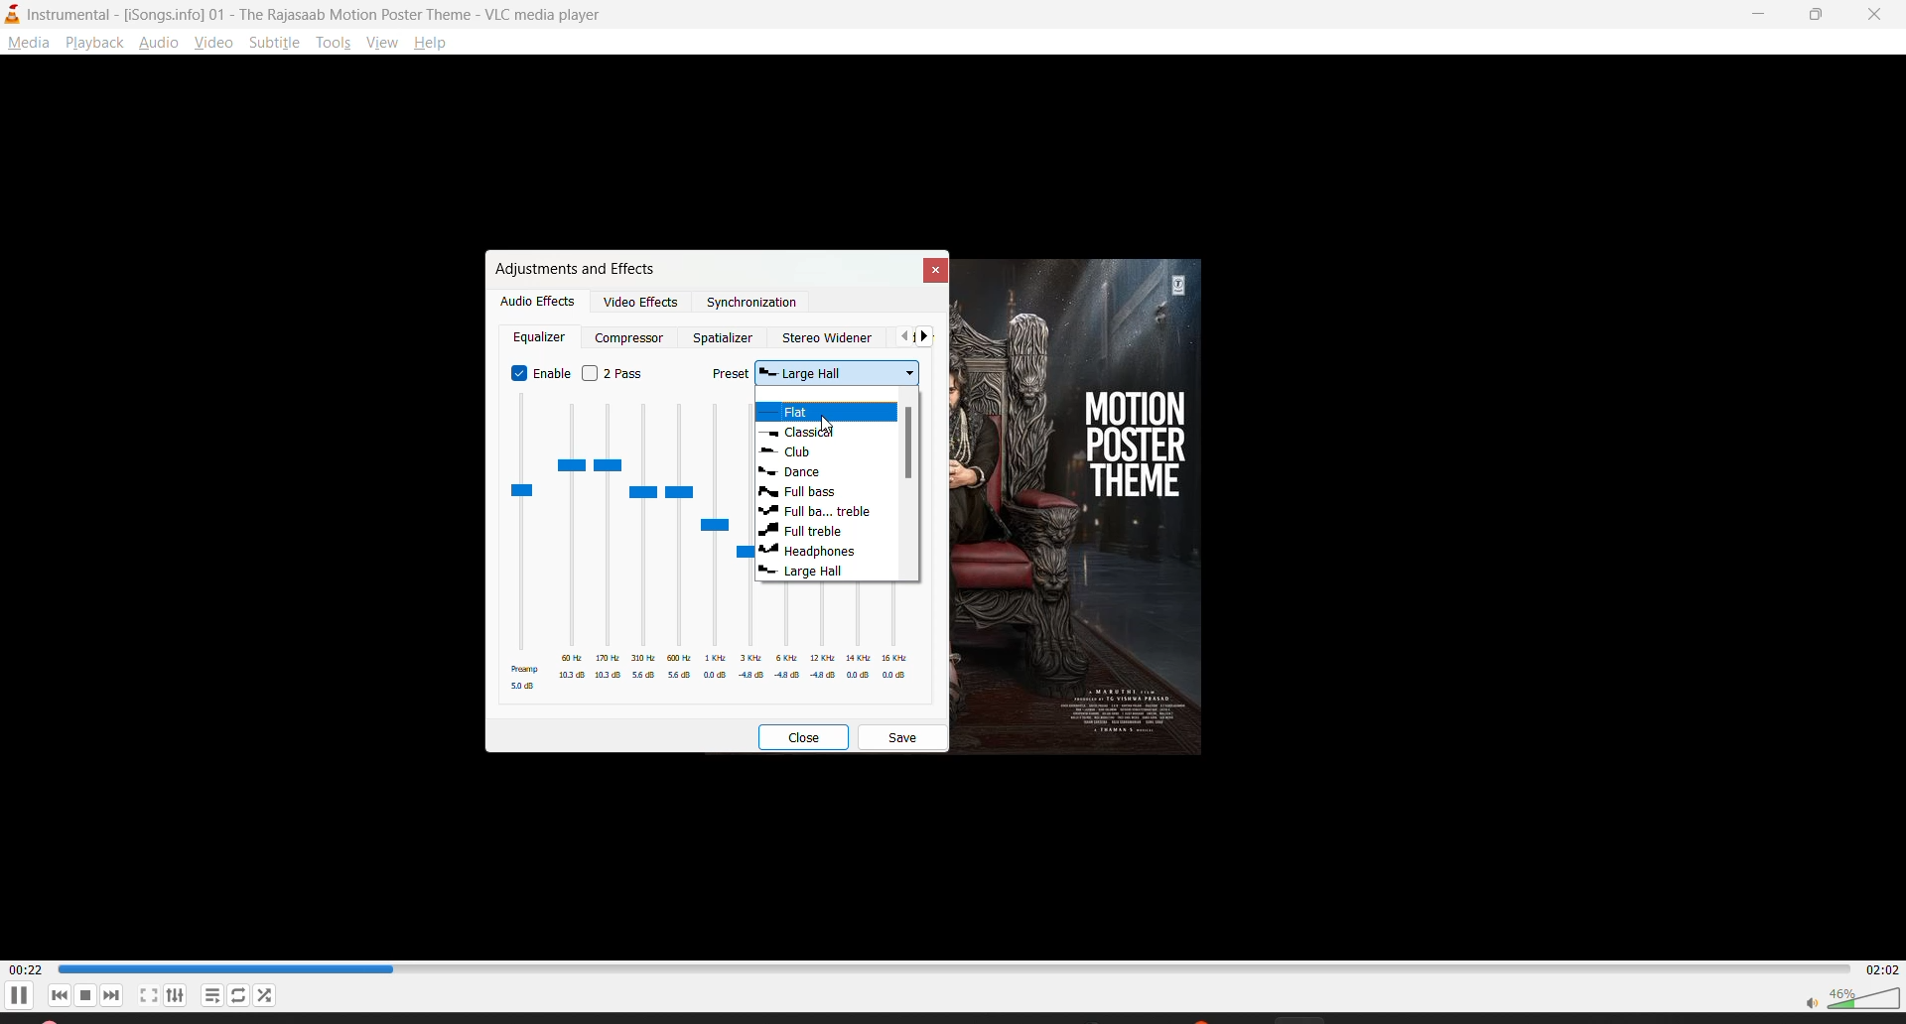  What do you see at coordinates (801, 737) in the screenshot?
I see `close` at bounding box center [801, 737].